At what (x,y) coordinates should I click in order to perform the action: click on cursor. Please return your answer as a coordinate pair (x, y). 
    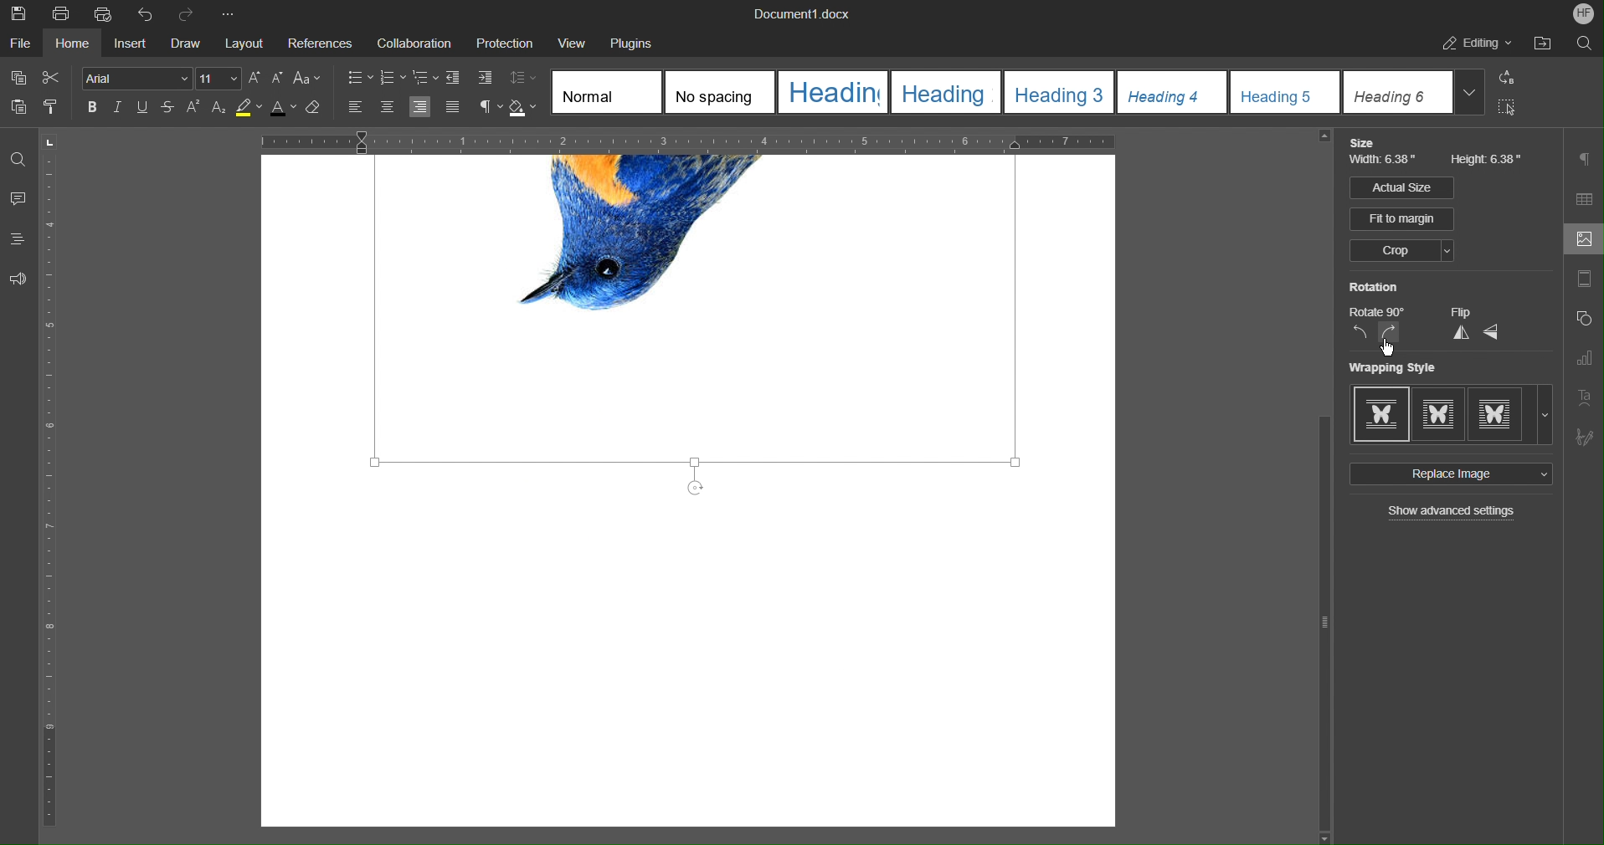
    Looking at the image, I should click on (1386, 347).